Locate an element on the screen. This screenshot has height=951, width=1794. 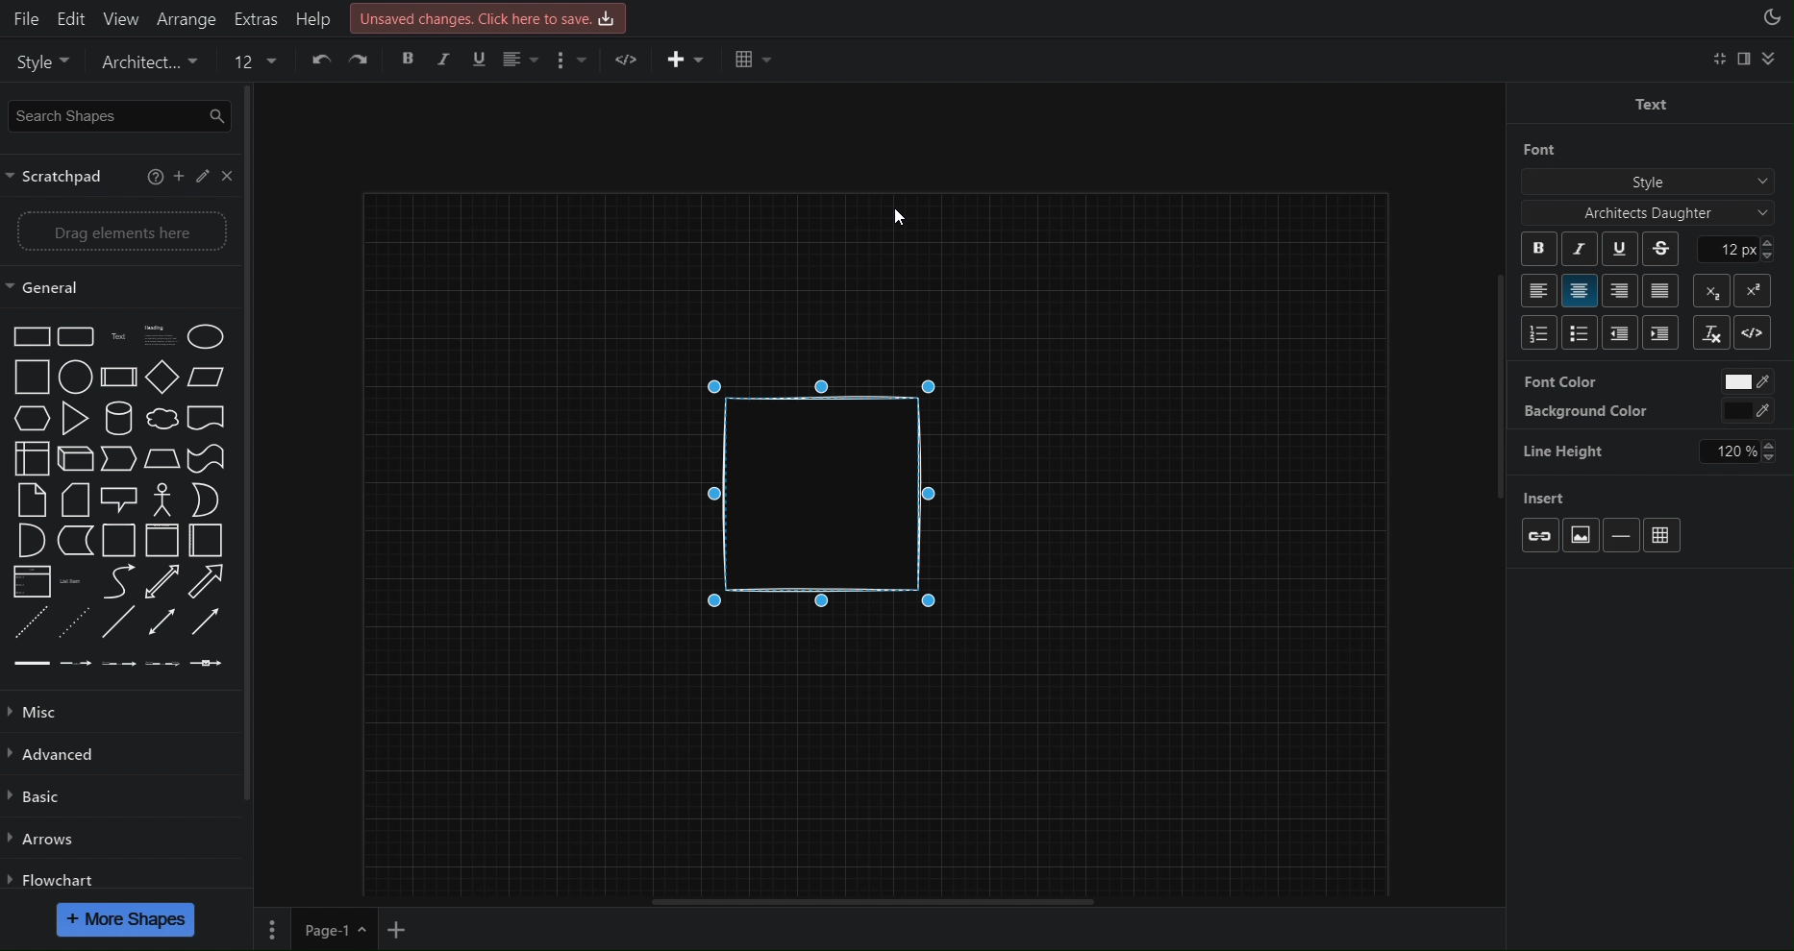
Basic is located at coordinates (37, 801).